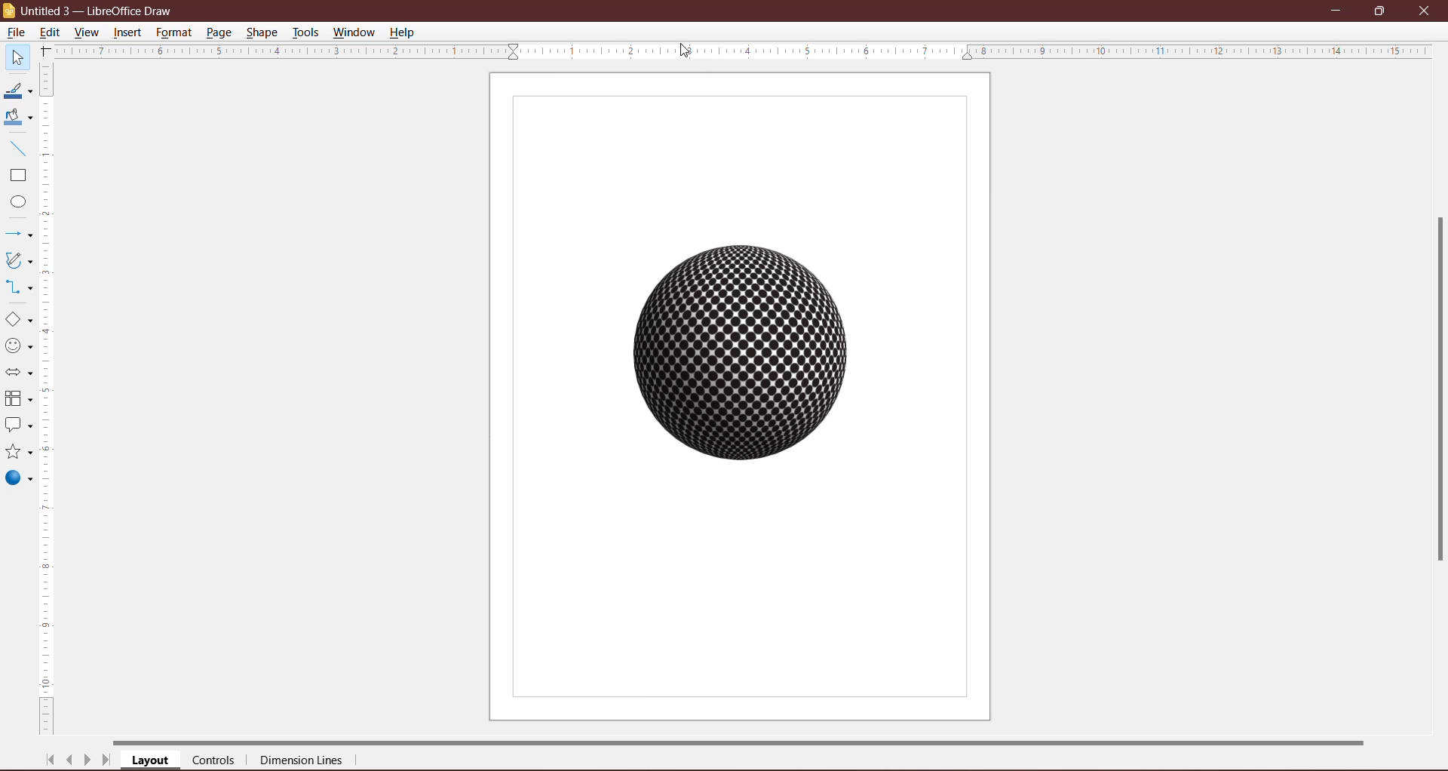 The width and height of the screenshot is (1448, 771). What do you see at coordinates (87, 32) in the screenshot?
I see `View` at bounding box center [87, 32].